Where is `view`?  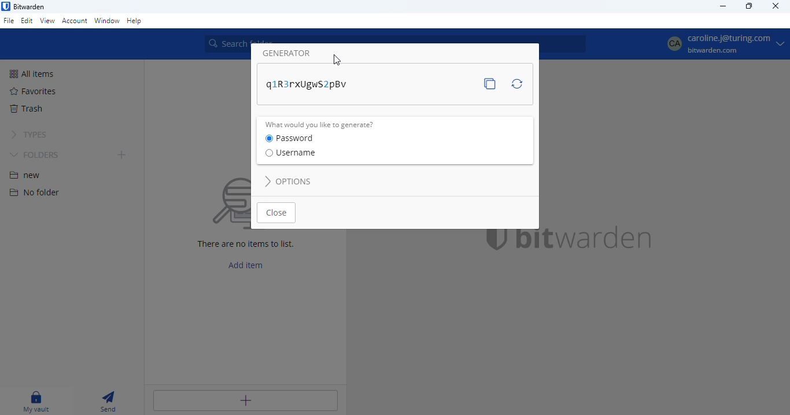 view is located at coordinates (47, 20).